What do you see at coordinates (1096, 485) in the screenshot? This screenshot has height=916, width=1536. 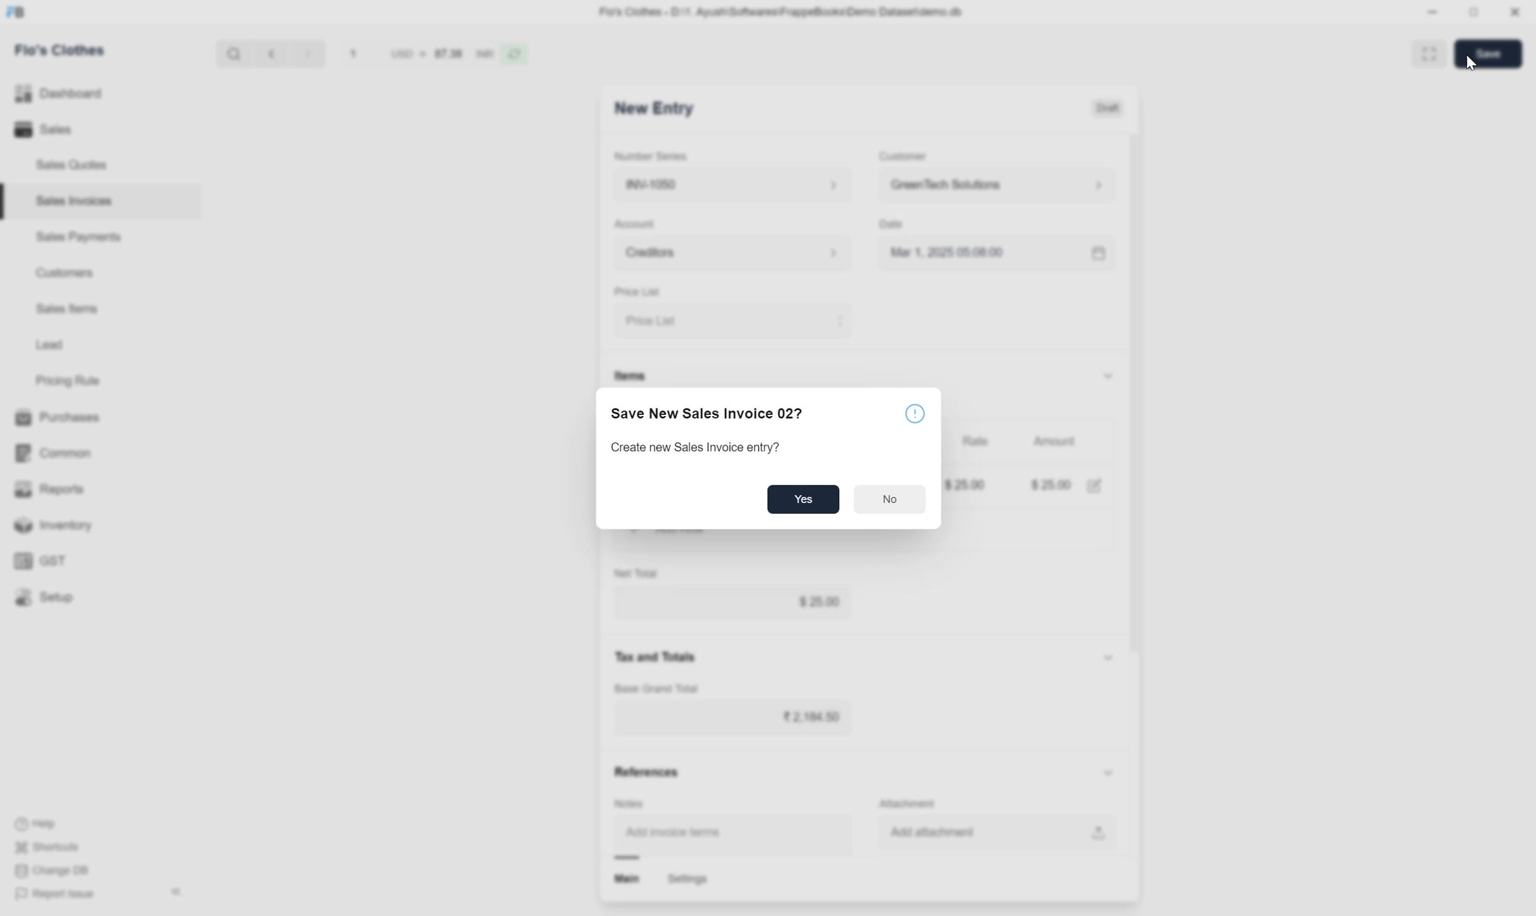 I see `edit amount ` at bounding box center [1096, 485].